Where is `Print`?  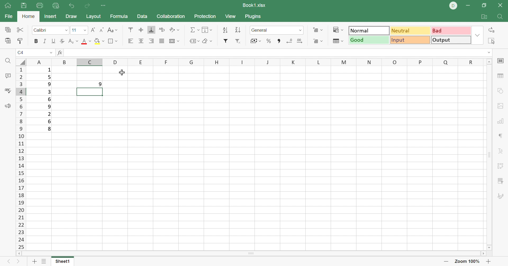 Print is located at coordinates (40, 5).